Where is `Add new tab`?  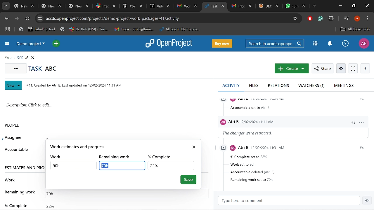 Add new tab is located at coordinates (314, 6).